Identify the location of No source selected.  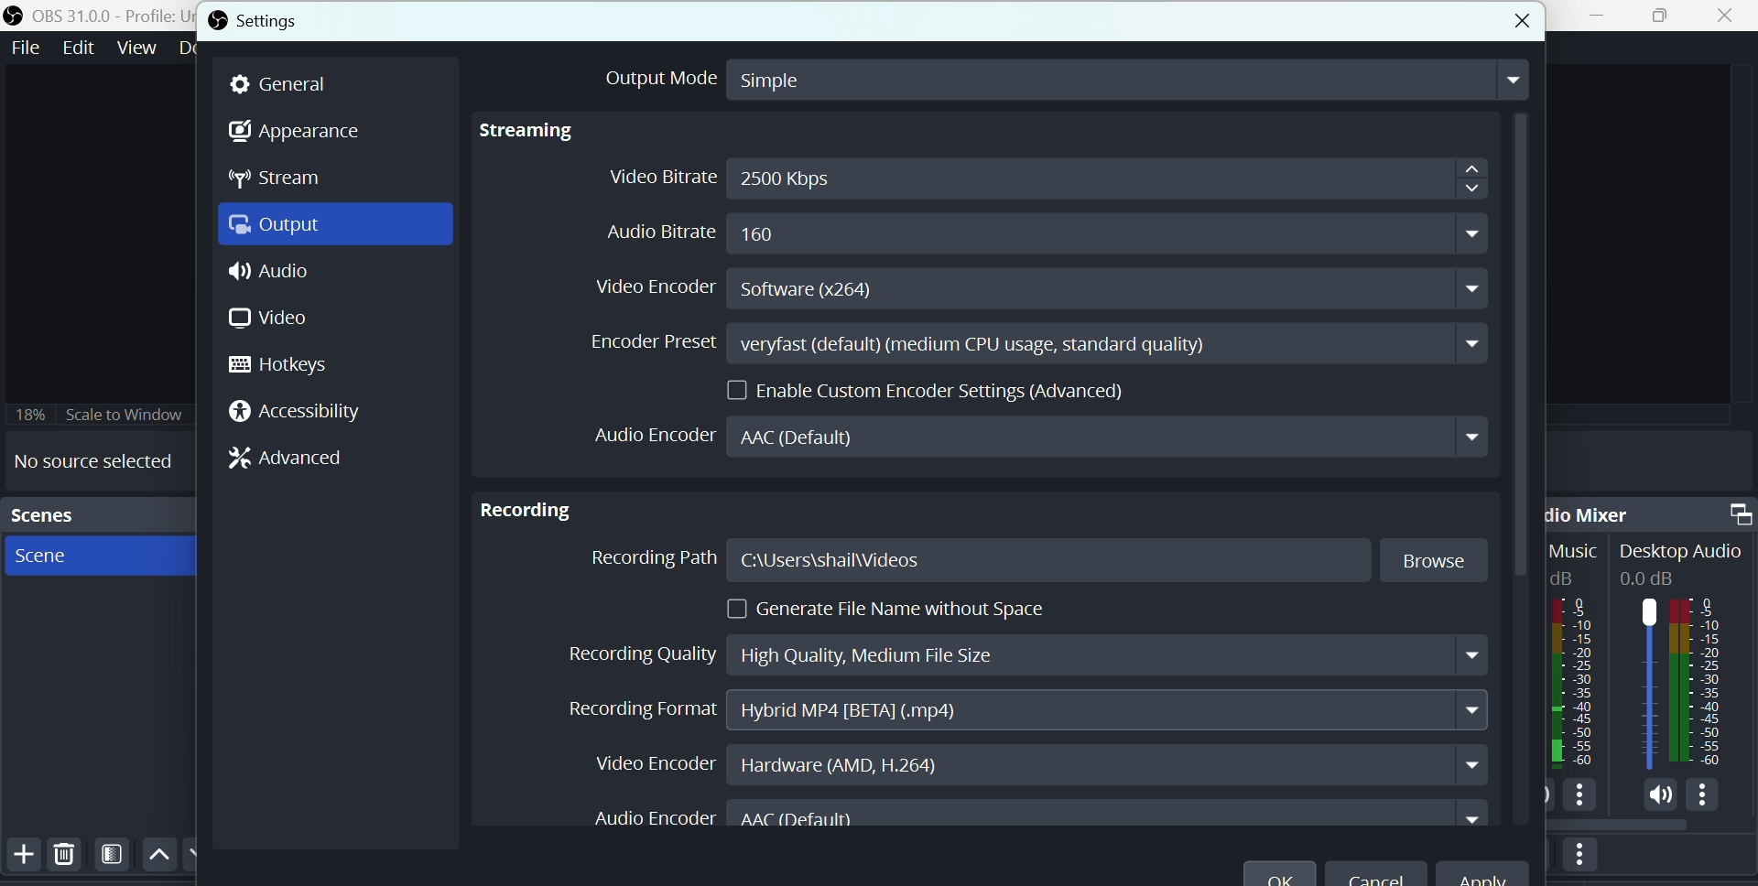
(90, 462).